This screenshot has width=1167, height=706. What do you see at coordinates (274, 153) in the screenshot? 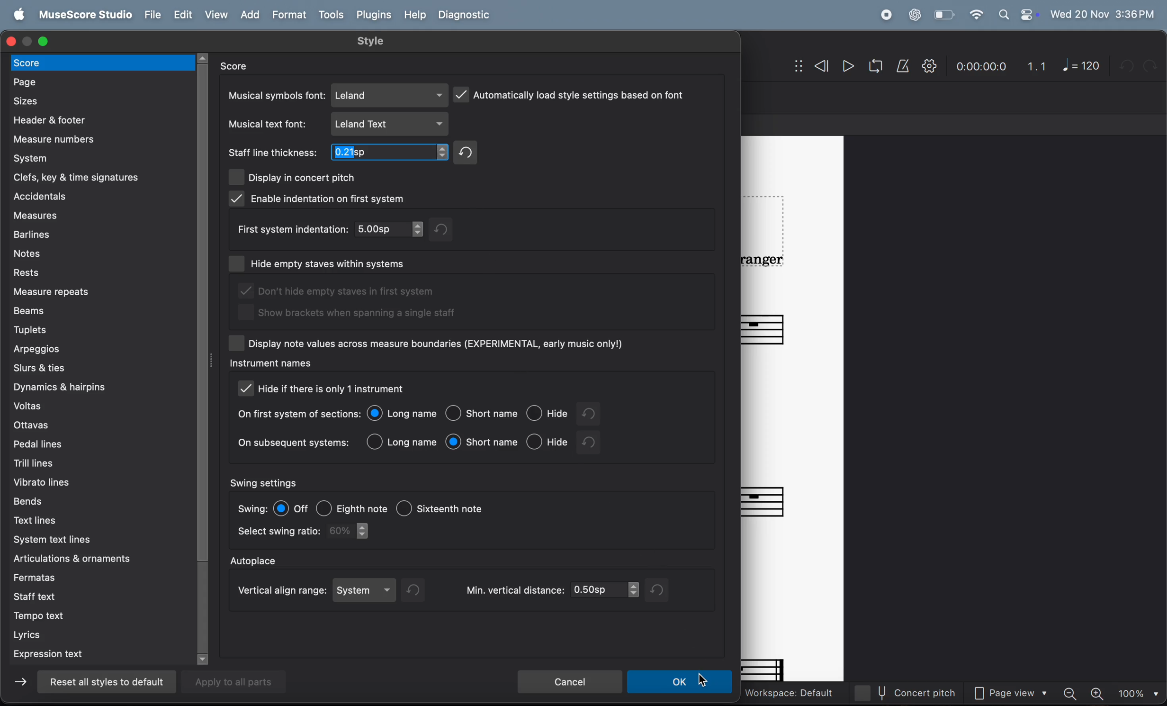
I see `staff line thickness` at bounding box center [274, 153].